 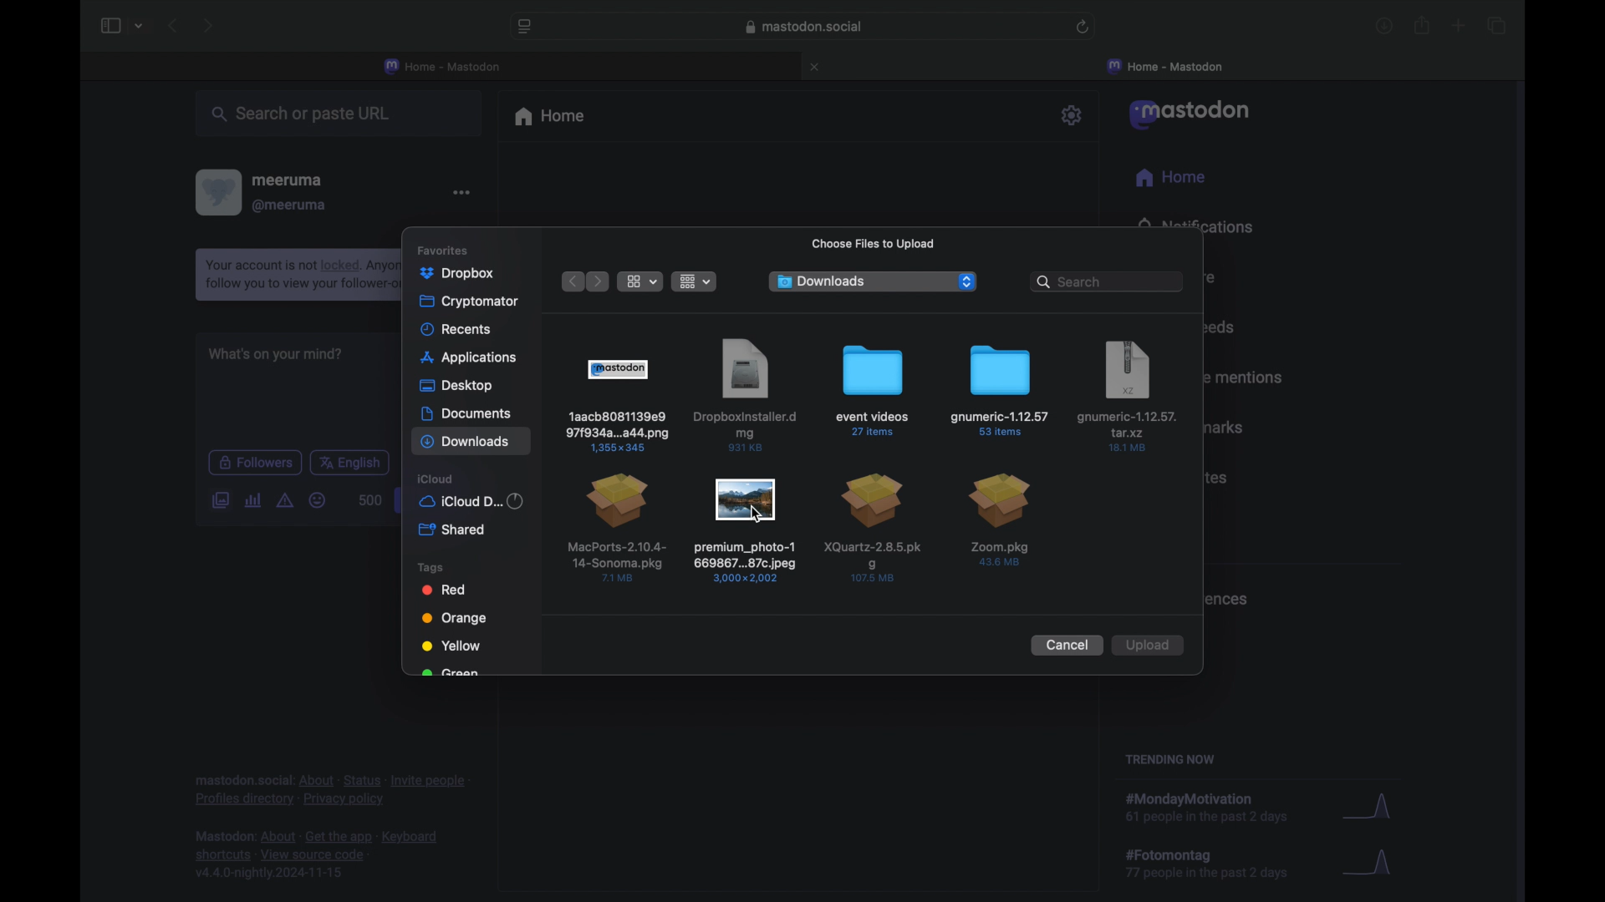 What do you see at coordinates (747, 395) in the screenshot?
I see `file` at bounding box center [747, 395].